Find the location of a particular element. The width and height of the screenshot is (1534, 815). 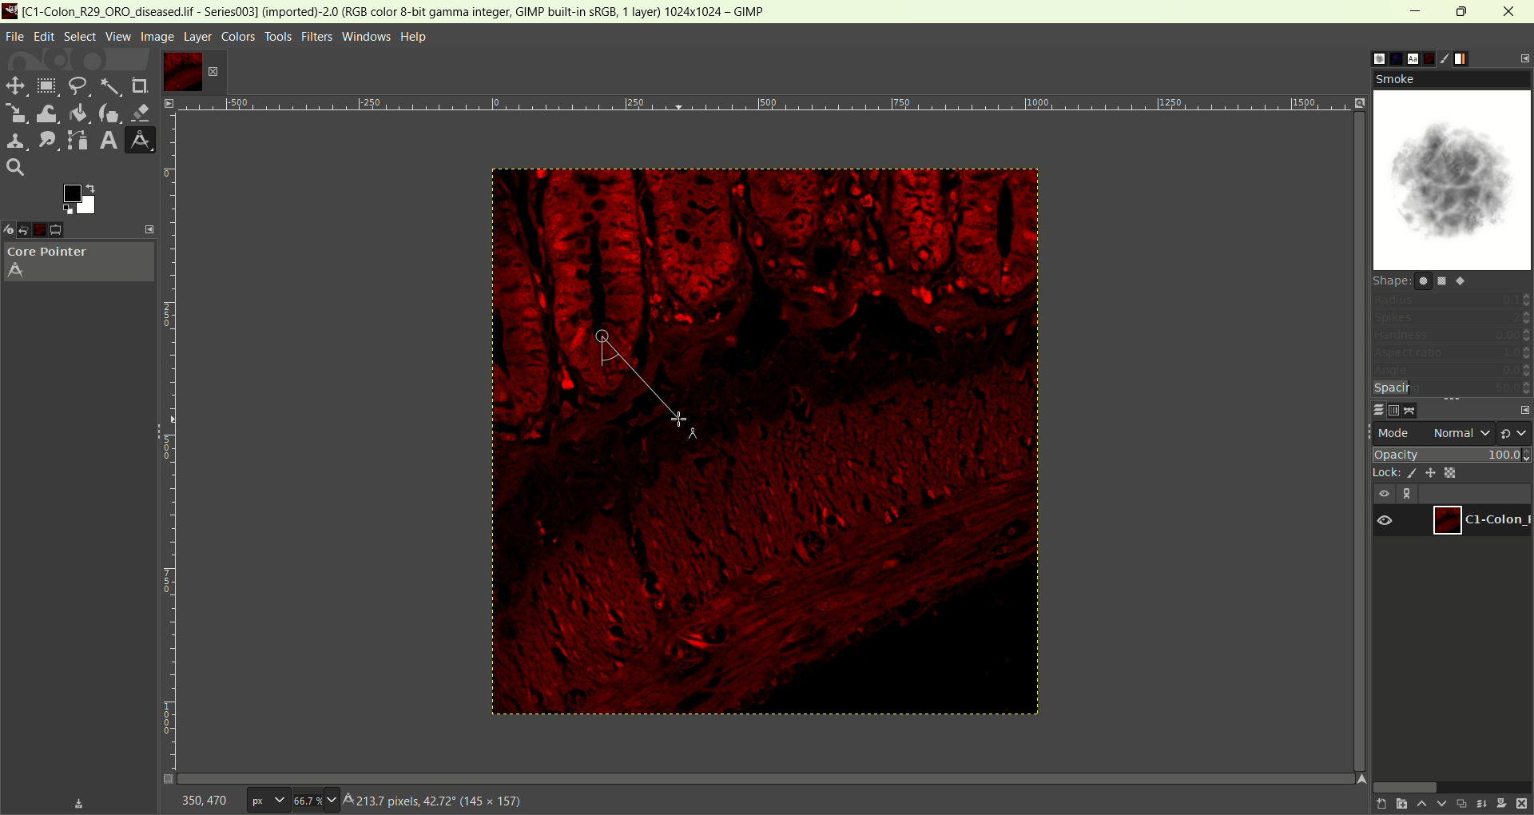

smoke is located at coordinates (1452, 169).